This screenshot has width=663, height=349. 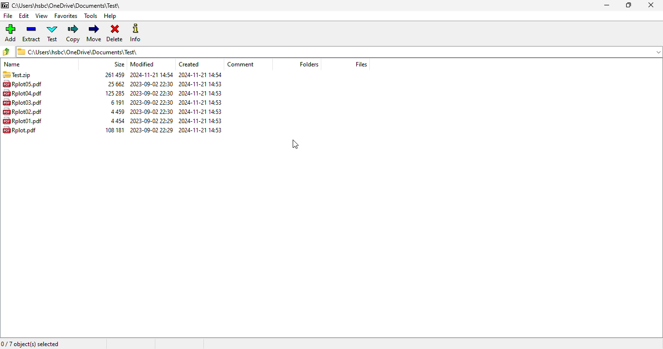 What do you see at coordinates (142, 64) in the screenshot?
I see `modified` at bounding box center [142, 64].